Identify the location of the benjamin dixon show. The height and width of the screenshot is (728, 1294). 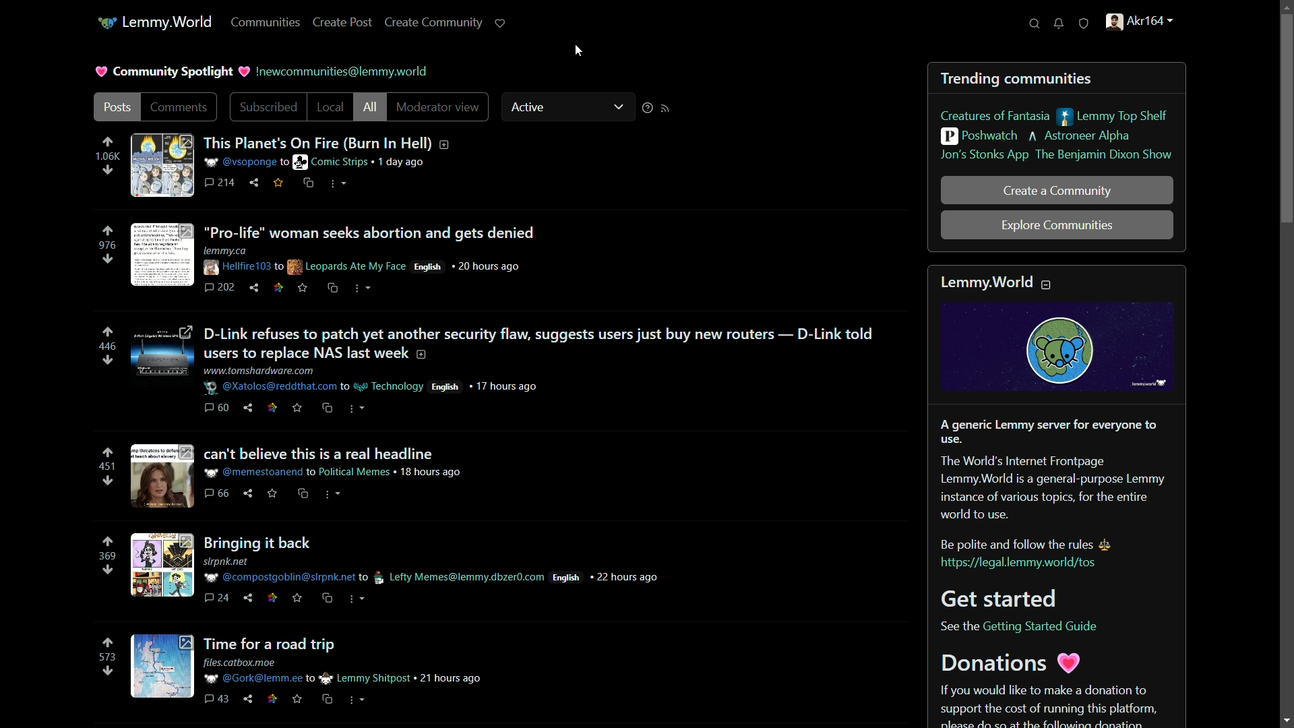
(1105, 156).